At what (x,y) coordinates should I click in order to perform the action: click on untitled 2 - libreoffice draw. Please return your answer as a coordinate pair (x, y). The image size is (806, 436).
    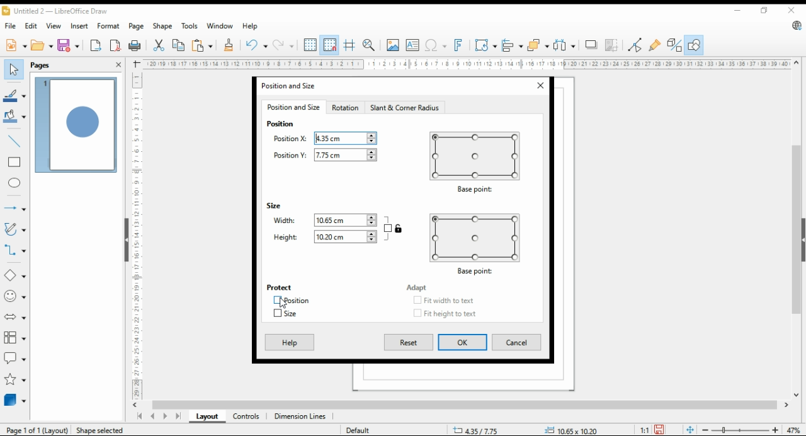
    Looking at the image, I should click on (59, 12).